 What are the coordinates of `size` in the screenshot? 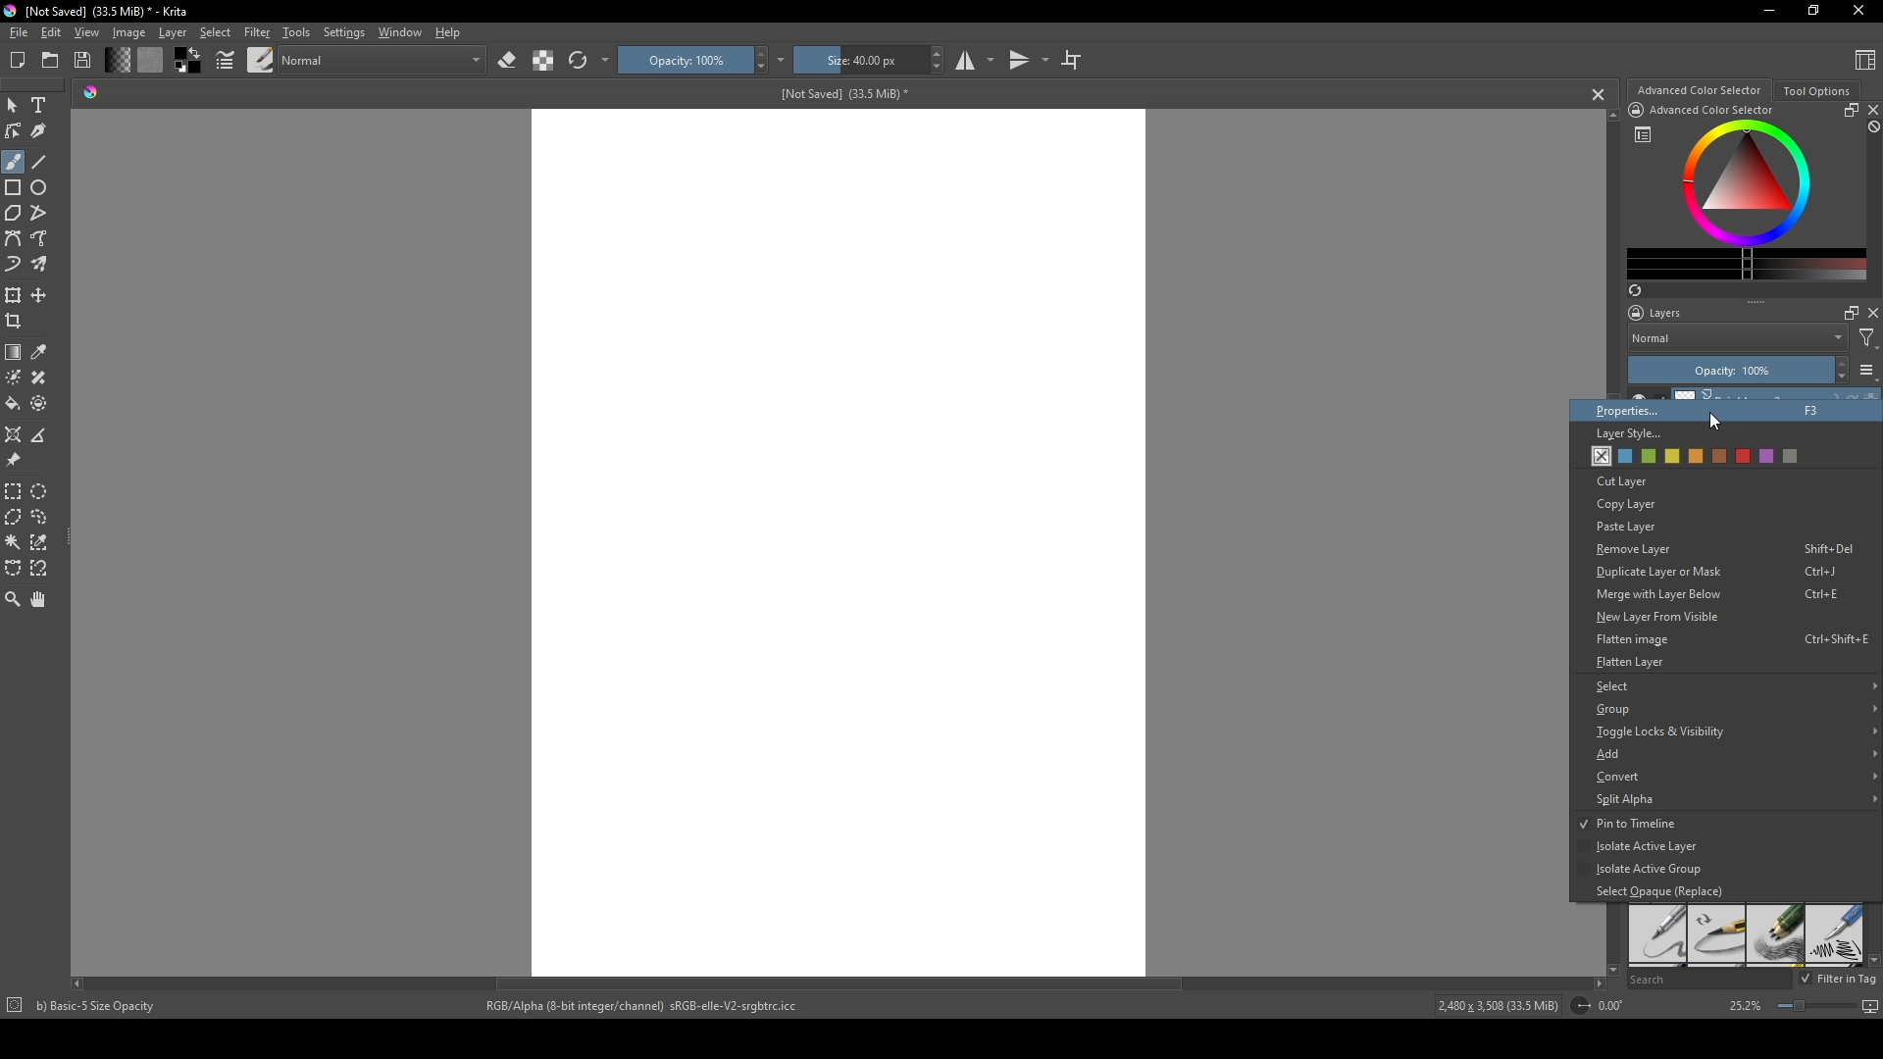 It's located at (859, 60).